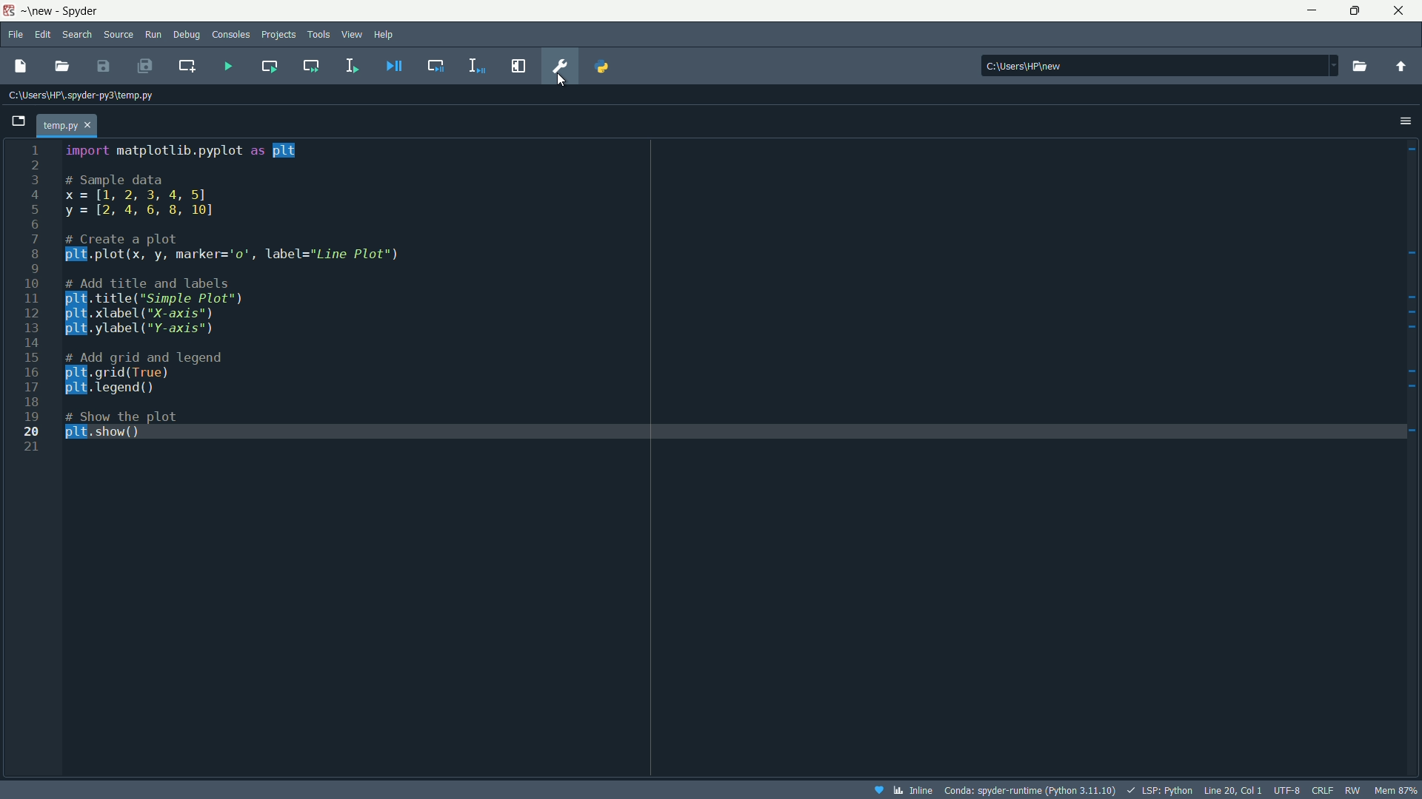  I want to click on interpreter, so click(1029, 791).